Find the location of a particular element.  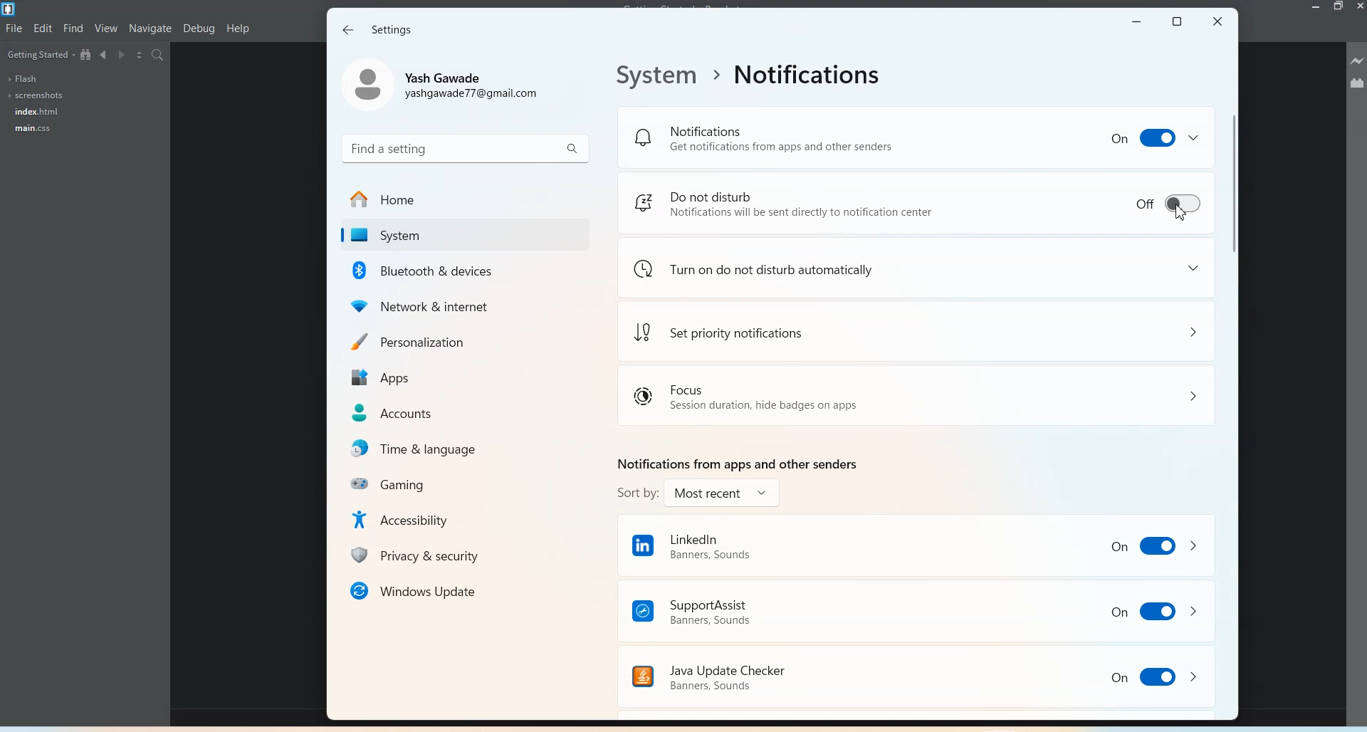

Privacy & Security is located at coordinates (460, 555).